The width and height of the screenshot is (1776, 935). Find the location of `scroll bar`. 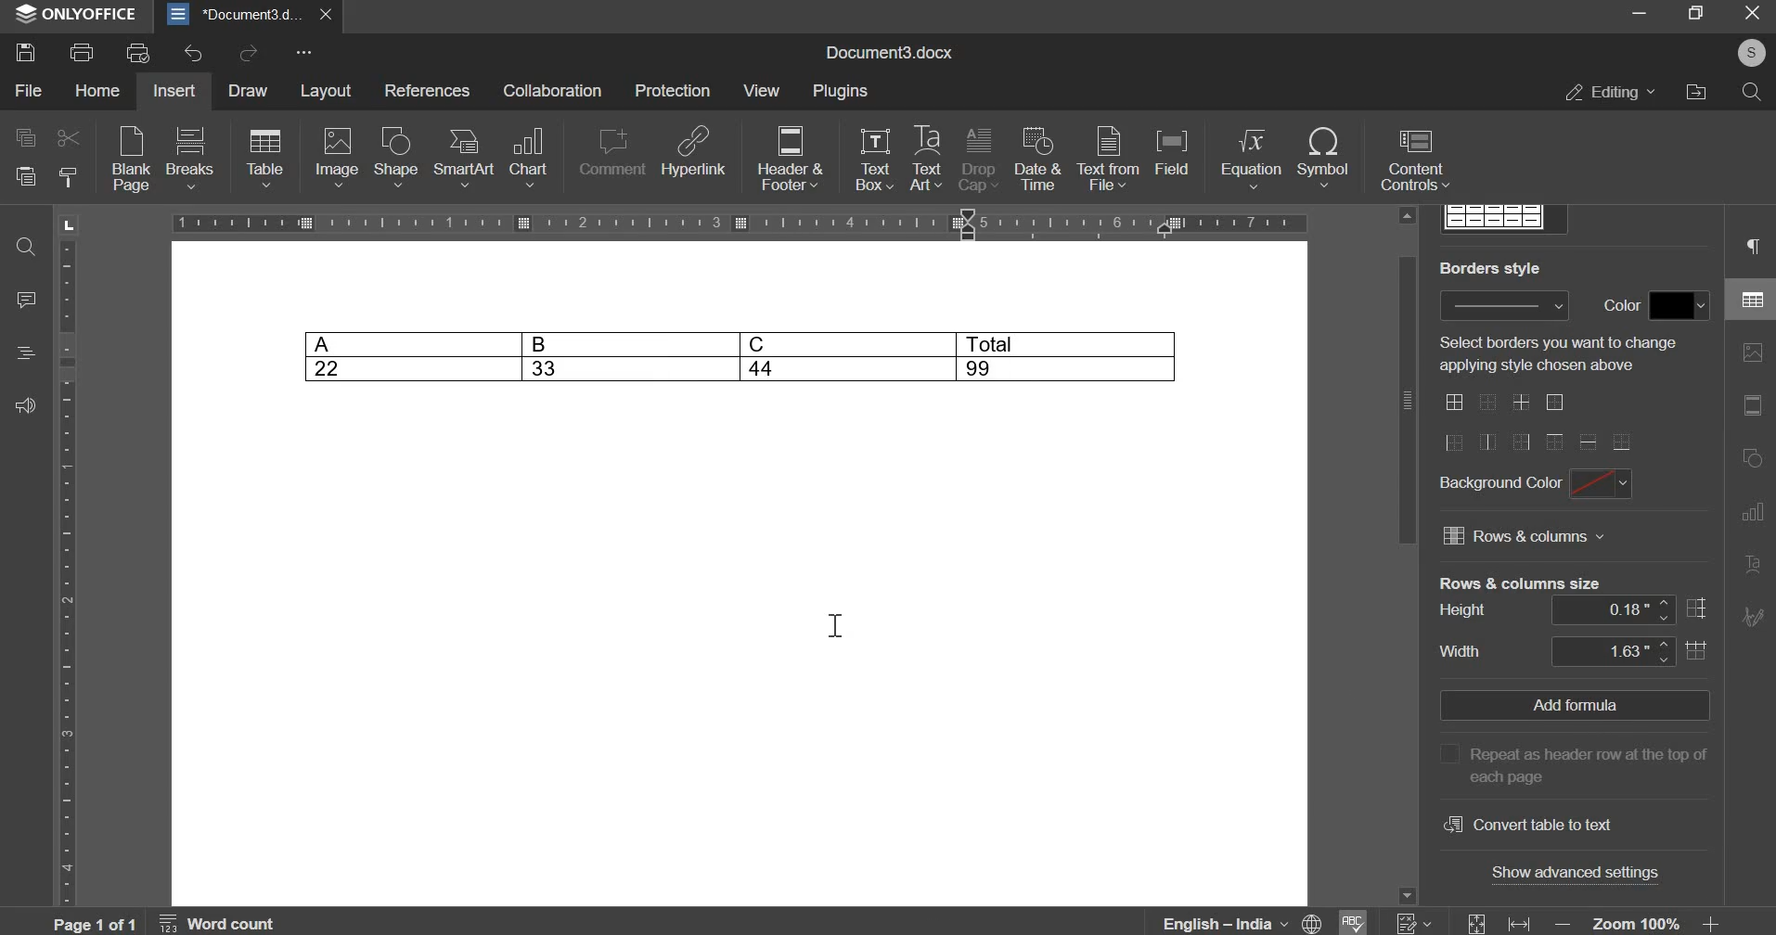

scroll bar is located at coordinates (1407, 400).